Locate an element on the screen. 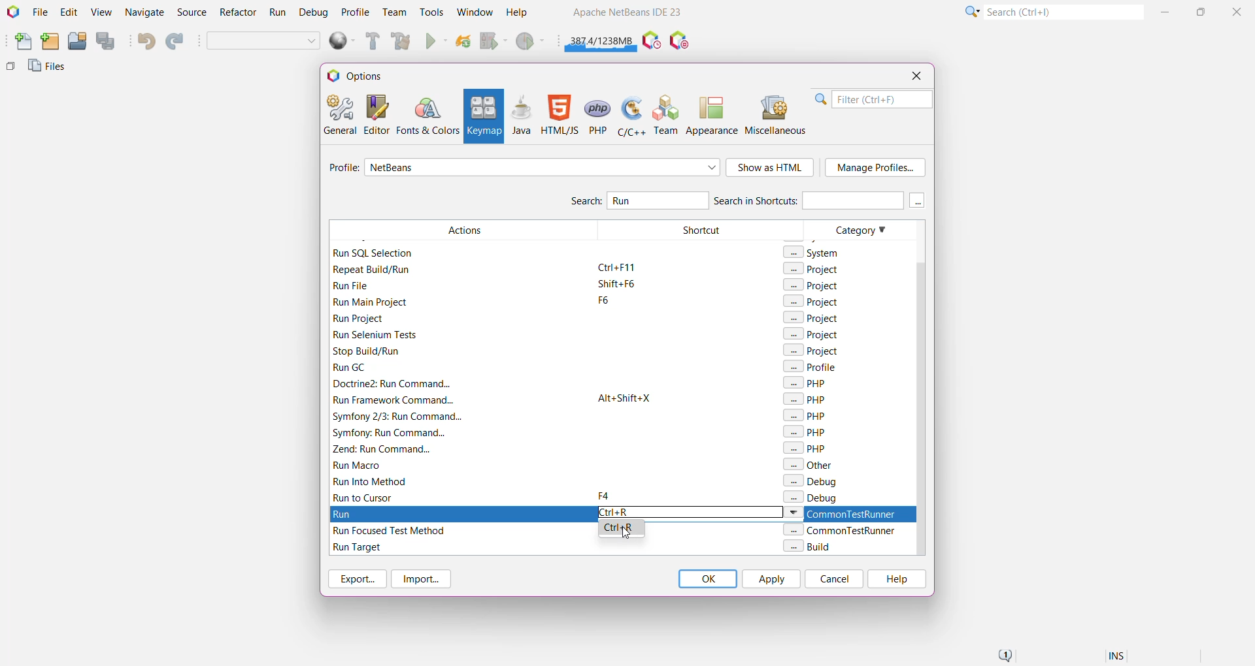  Minimize is located at coordinates (1167, 12).